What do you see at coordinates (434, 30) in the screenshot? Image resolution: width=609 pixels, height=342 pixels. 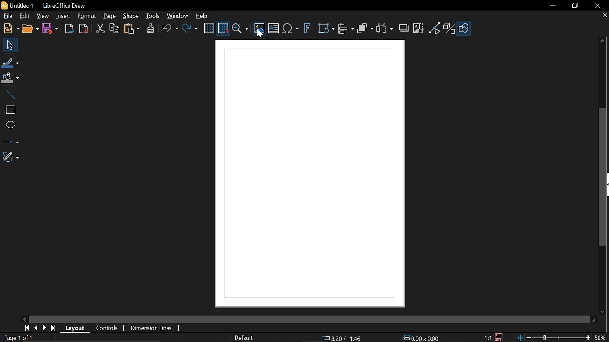 I see `Toggle point edit mode` at bounding box center [434, 30].